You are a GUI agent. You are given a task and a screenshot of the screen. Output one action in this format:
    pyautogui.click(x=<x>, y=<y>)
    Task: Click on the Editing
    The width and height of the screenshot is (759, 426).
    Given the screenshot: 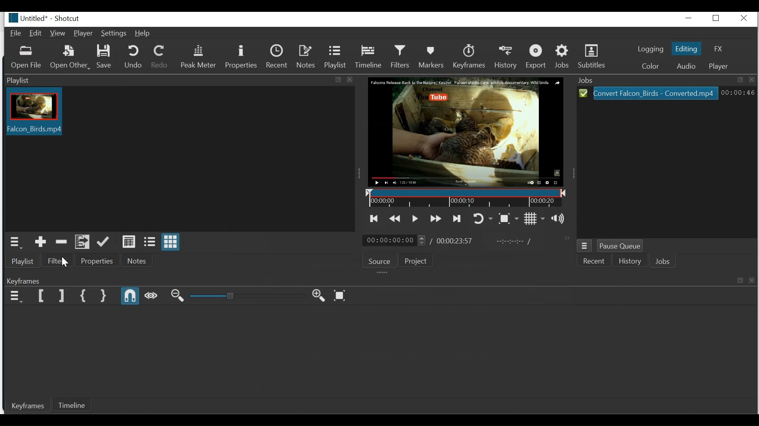 What is the action you would take?
    pyautogui.click(x=687, y=49)
    